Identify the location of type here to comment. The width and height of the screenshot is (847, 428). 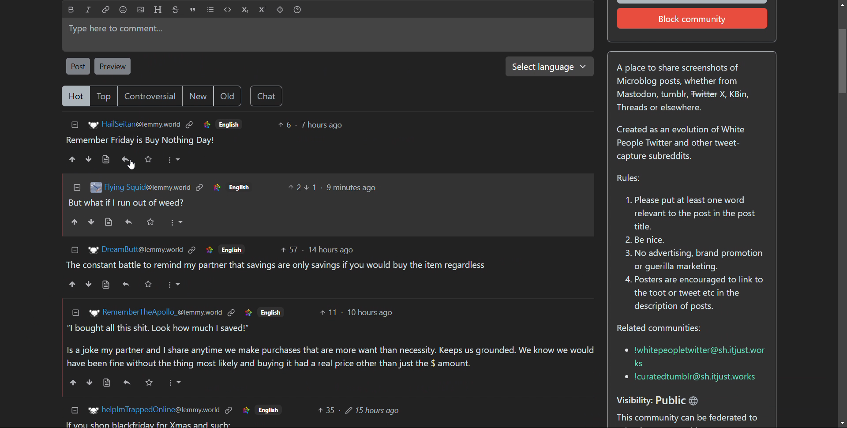
(326, 34).